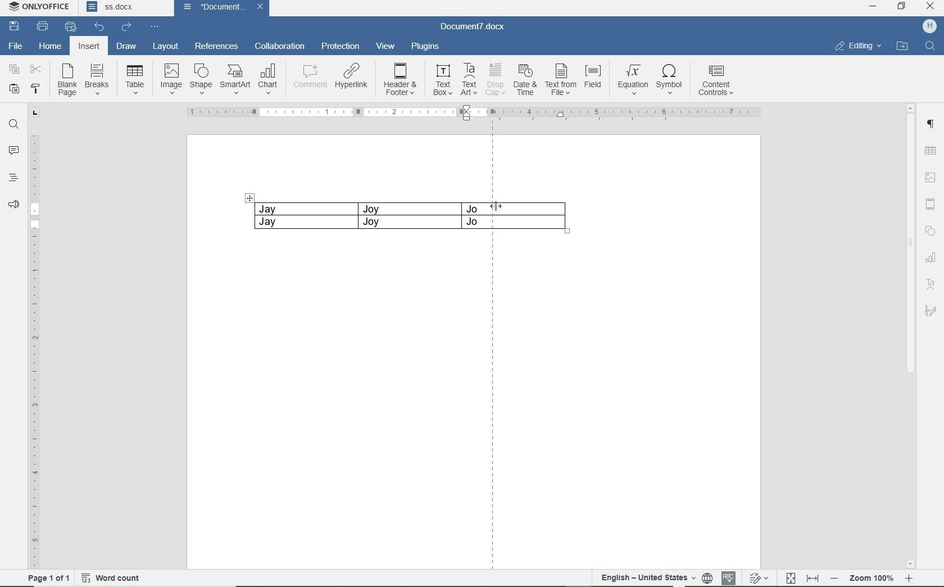 Image resolution: width=944 pixels, height=587 pixels. I want to click on MINIMIZE, so click(872, 6).